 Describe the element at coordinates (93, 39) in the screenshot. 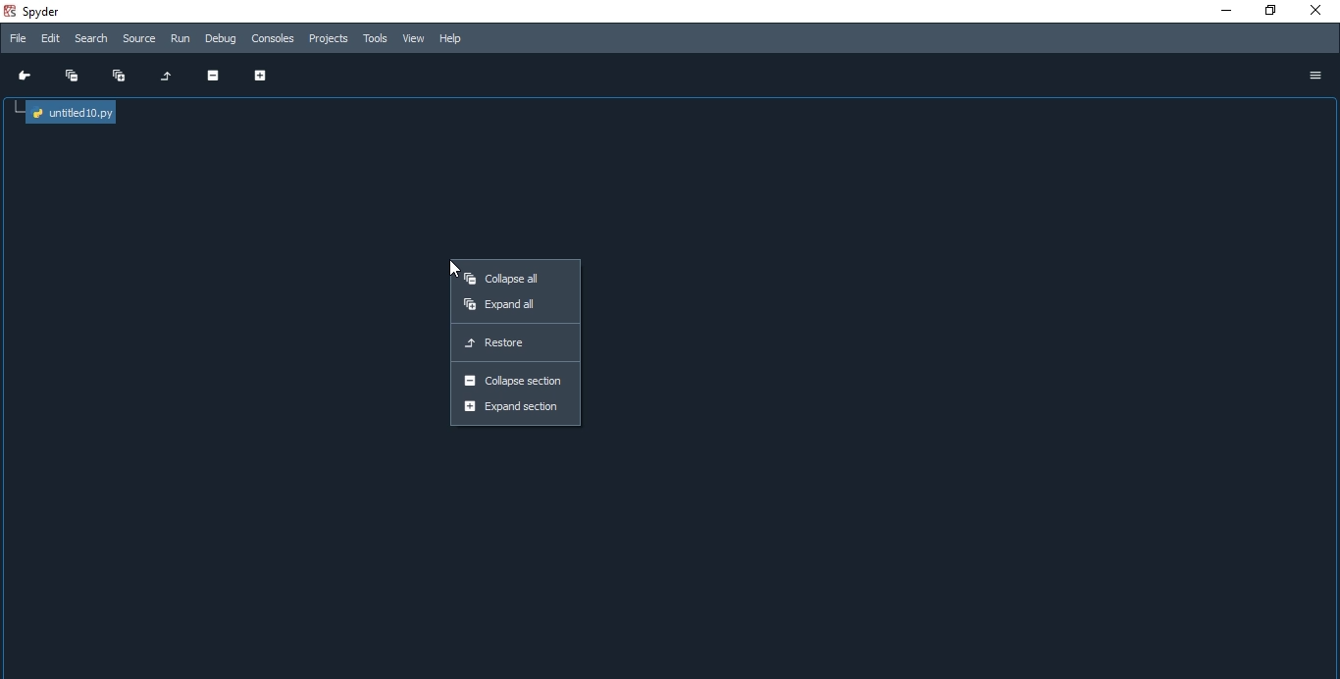

I see `Search` at that location.